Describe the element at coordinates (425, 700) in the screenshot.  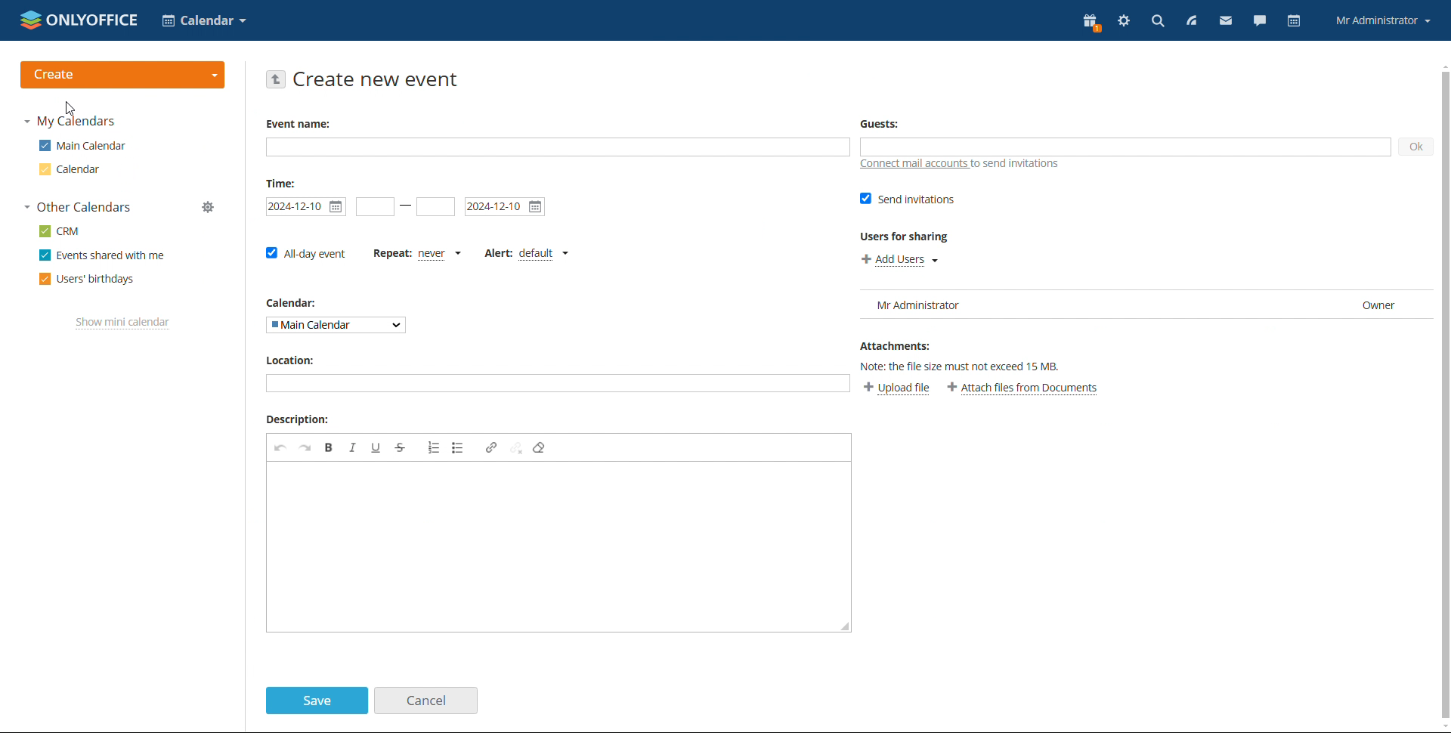
I see `cancel` at that location.